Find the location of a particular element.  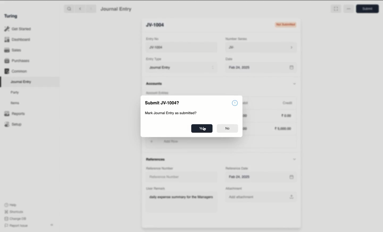

Reports is located at coordinates (15, 114).